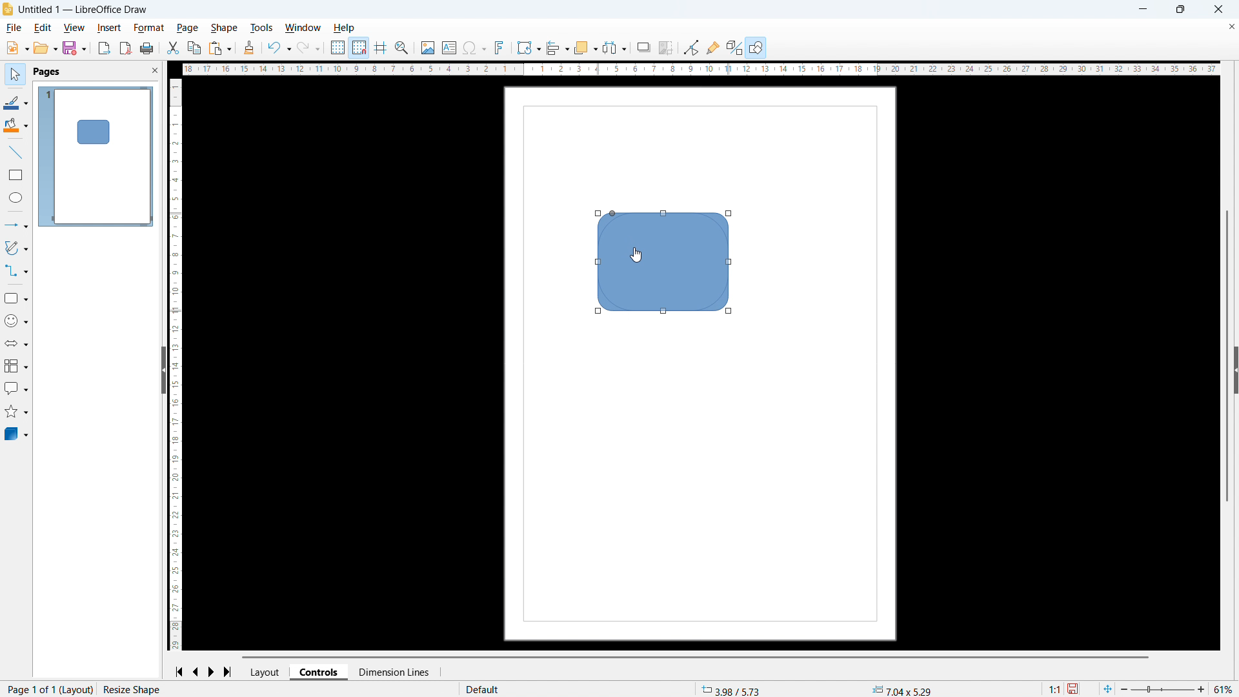 This screenshot has height=697, width=1239. Describe the element at coordinates (359, 48) in the screenshot. I see `Snap to grid ` at that location.